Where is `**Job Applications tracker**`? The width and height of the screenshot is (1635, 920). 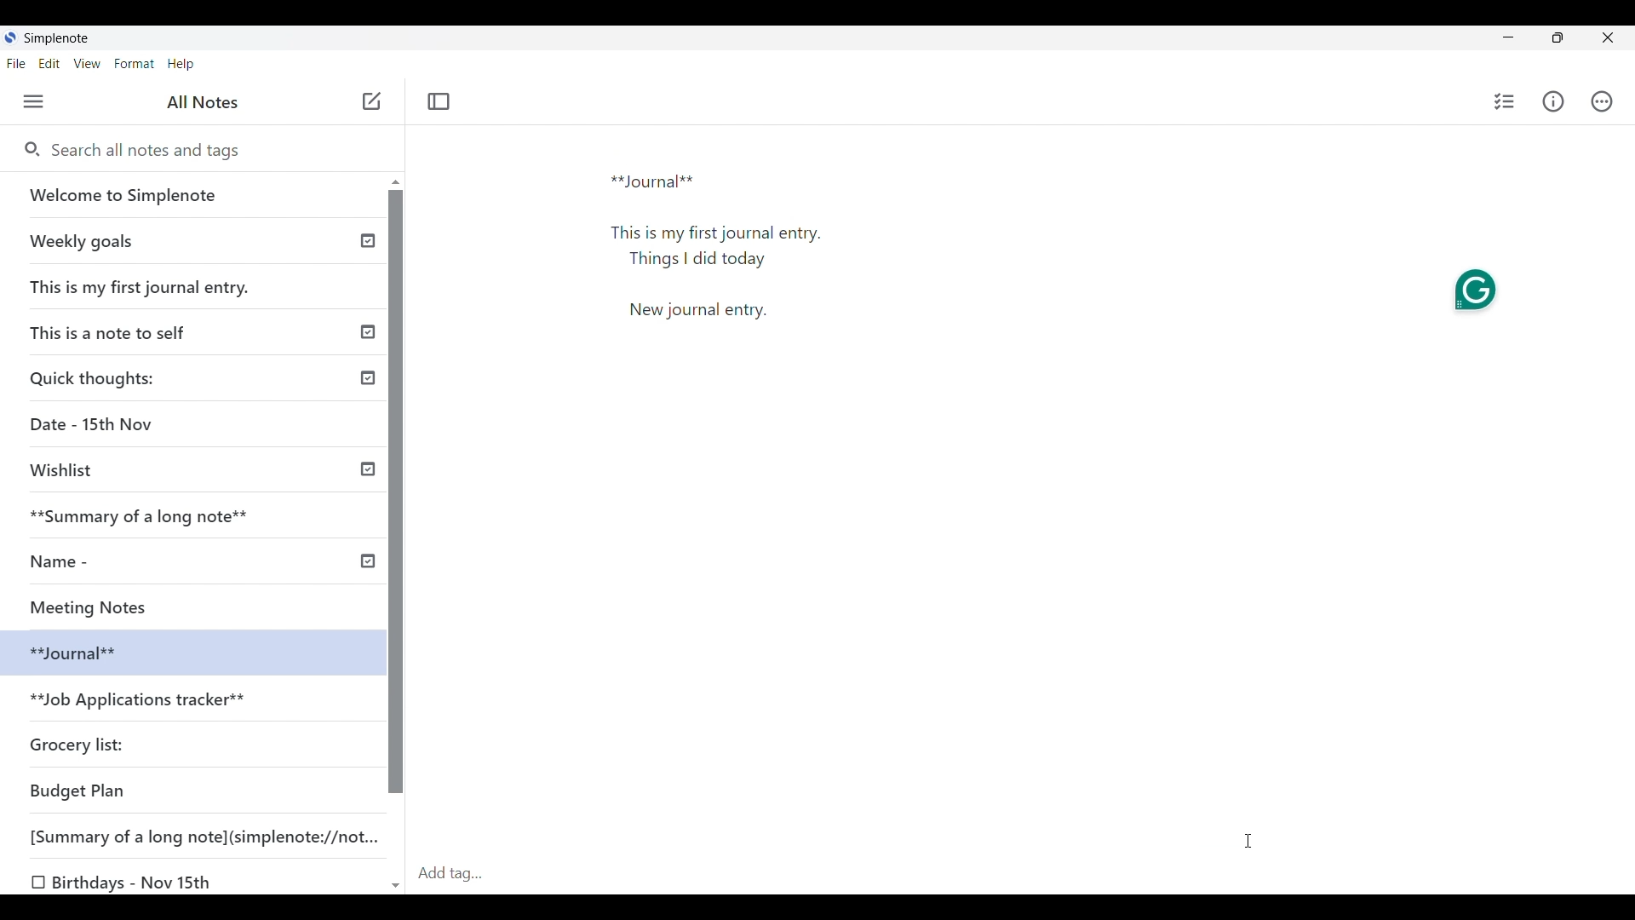
**Job Applications tracker** is located at coordinates (141, 701).